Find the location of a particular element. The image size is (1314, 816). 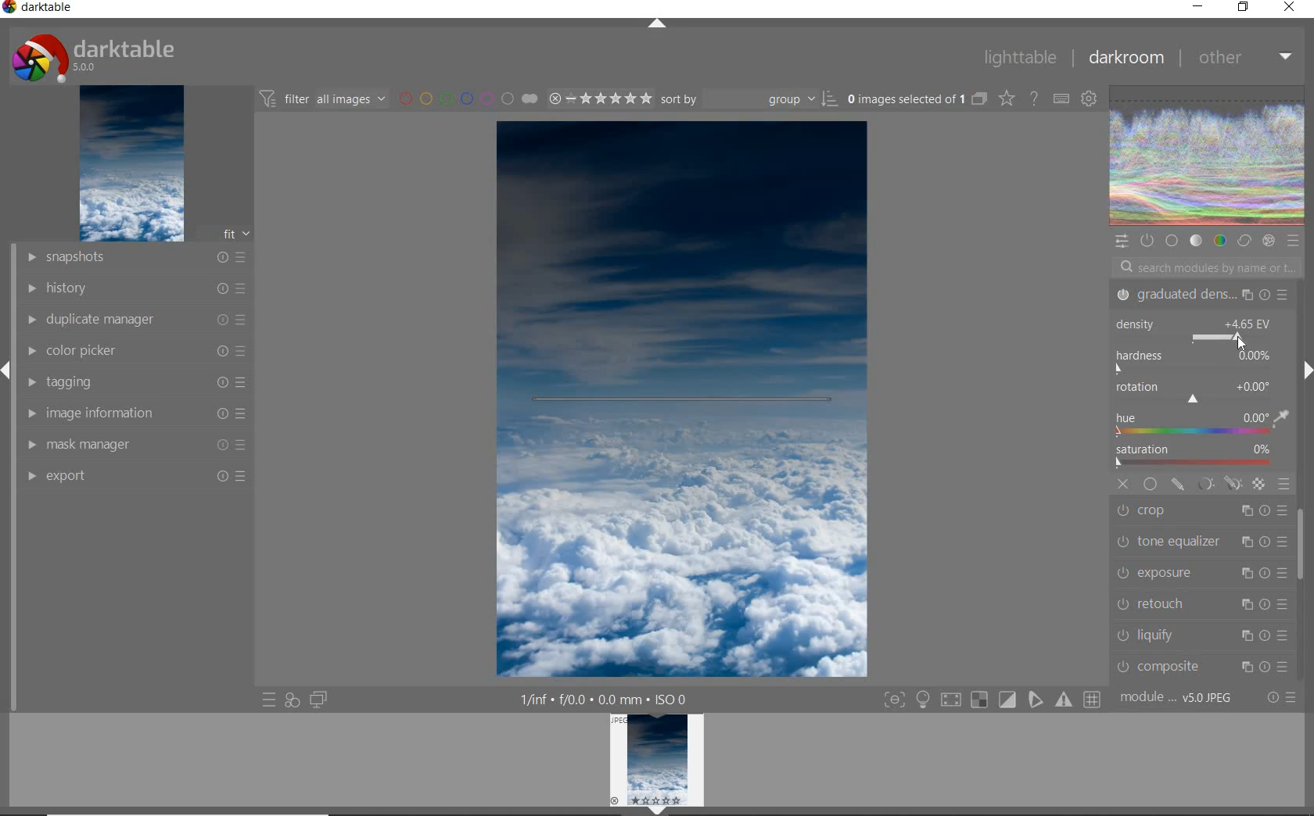

ENABLE FOR ONLINE HELP is located at coordinates (1032, 98).